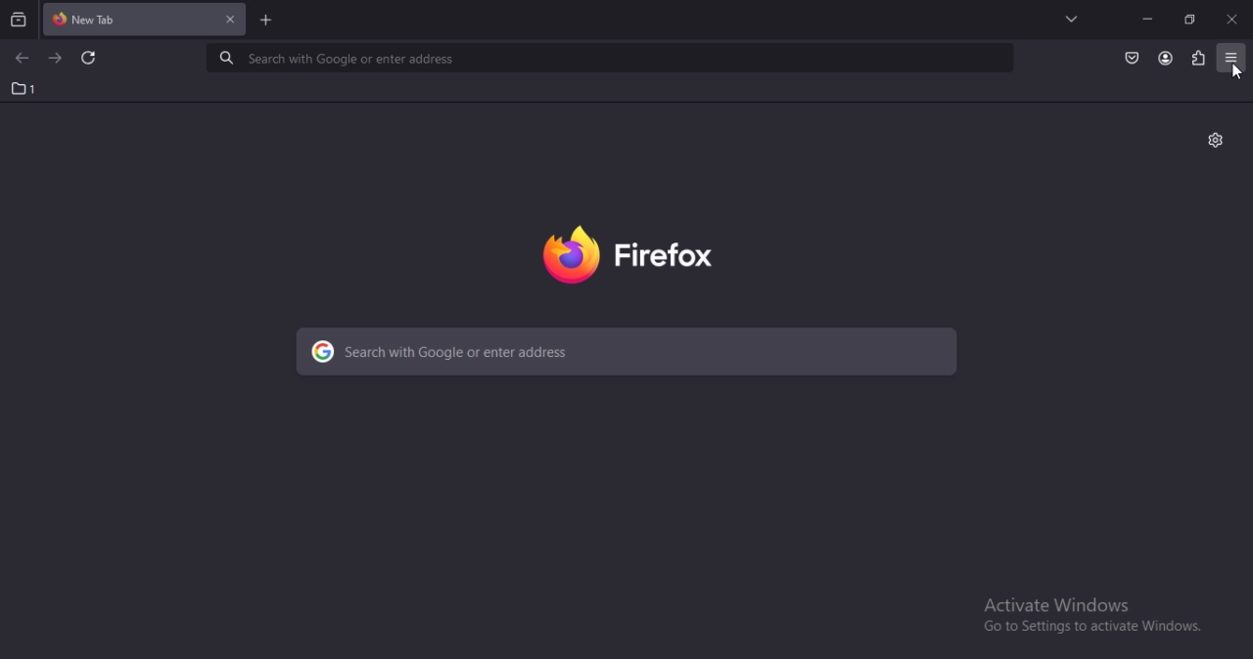 This screenshot has width=1253, height=659. I want to click on cursor, so click(1237, 72).